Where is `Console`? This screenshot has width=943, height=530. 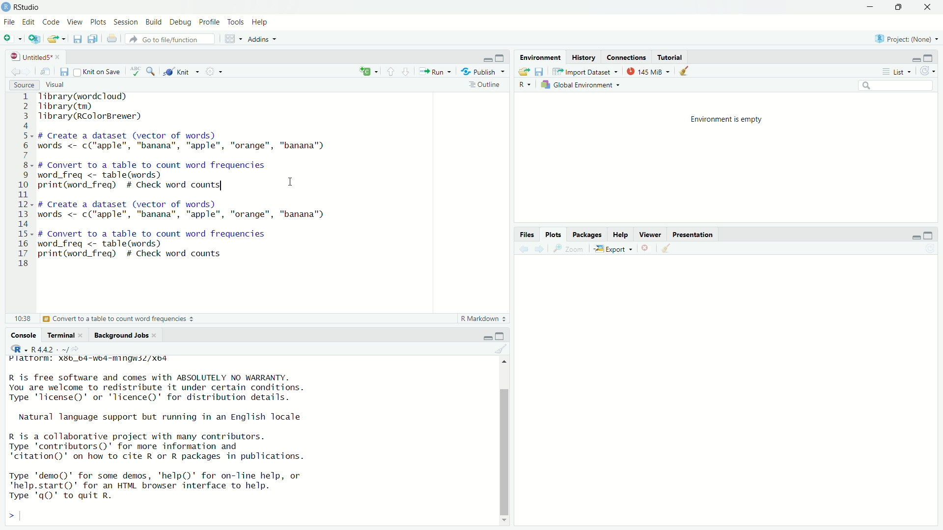
Console is located at coordinates (21, 335).